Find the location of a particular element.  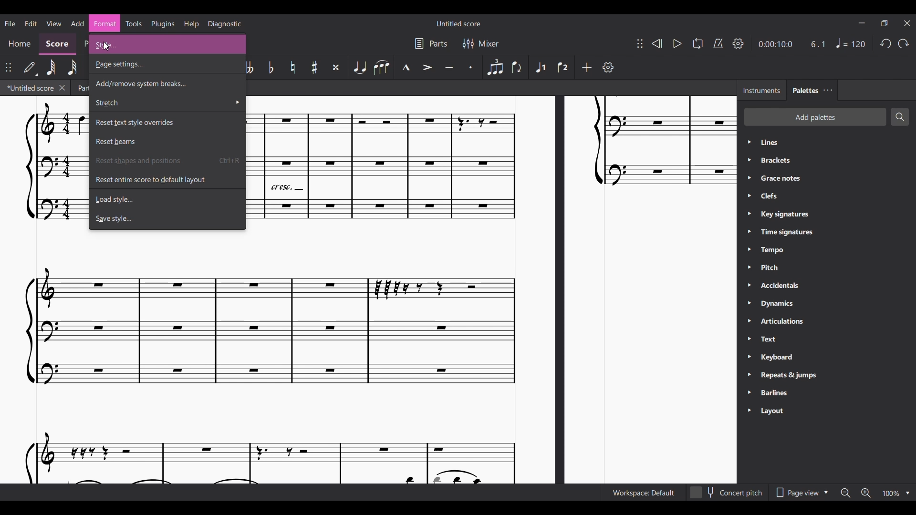

Instruments tab is located at coordinates (761, 90).